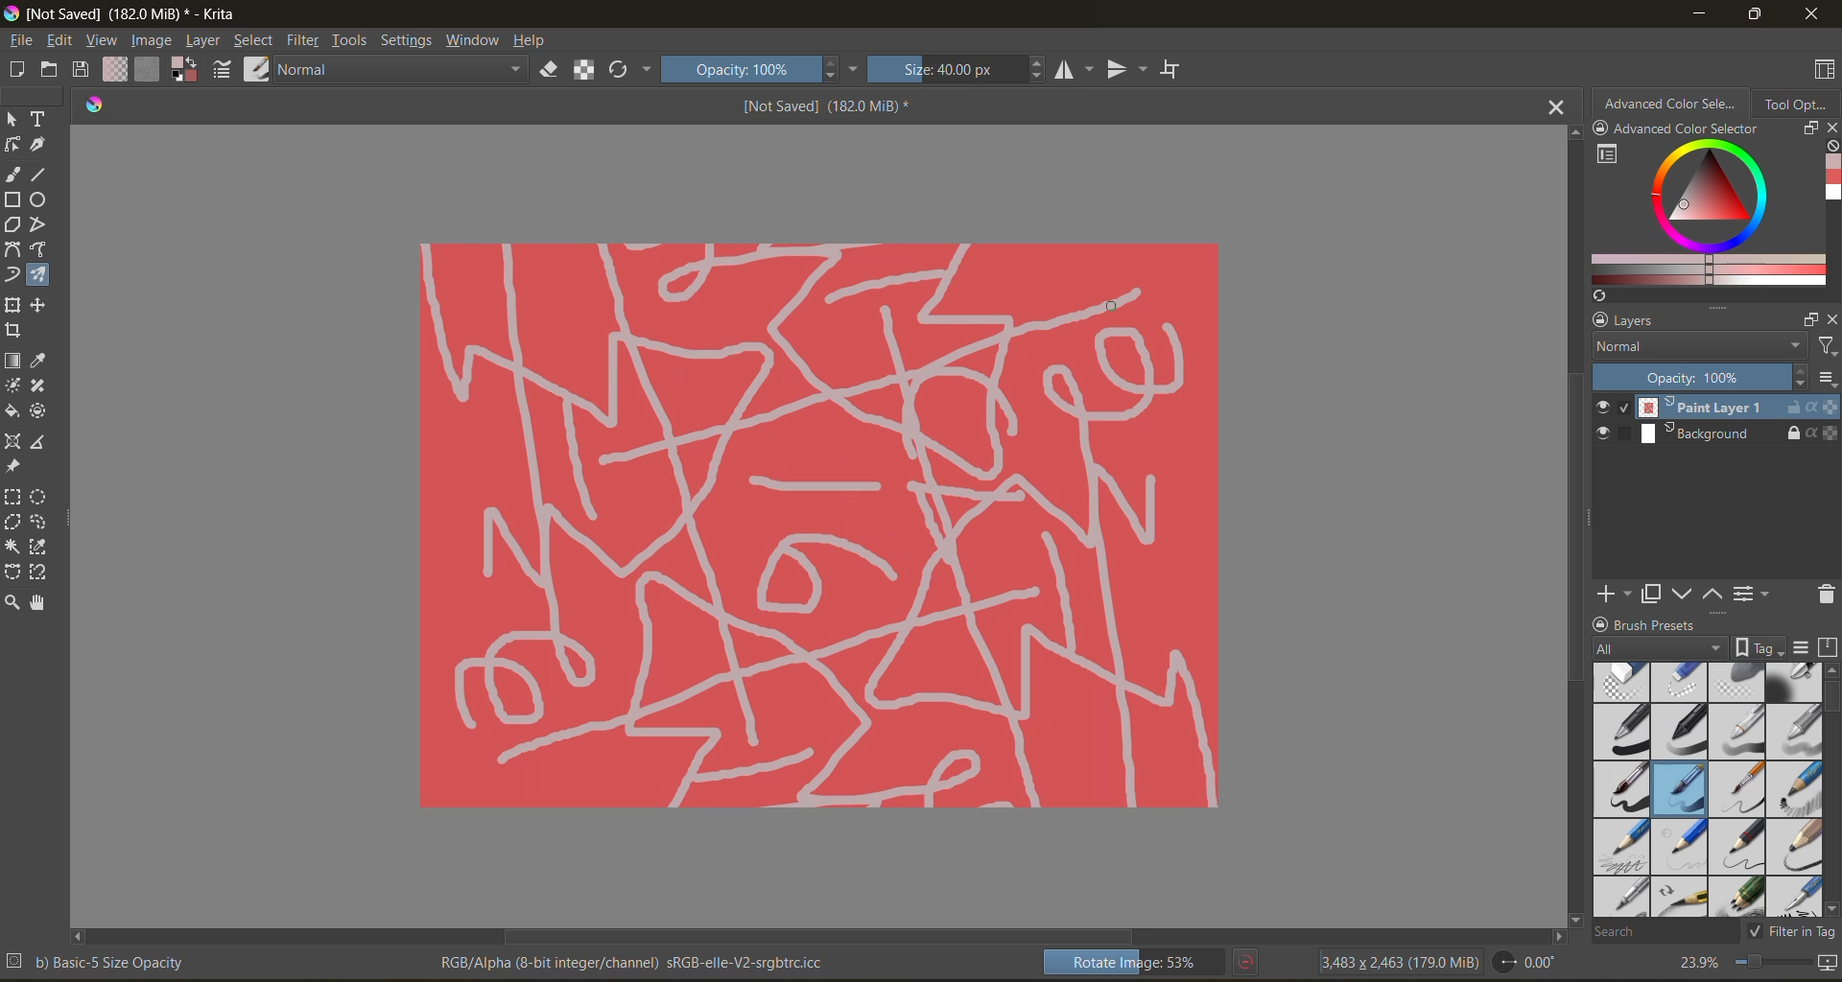 The image size is (1842, 982). Describe the element at coordinates (1800, 105) in the screenshot. I see `tool options` at that location.